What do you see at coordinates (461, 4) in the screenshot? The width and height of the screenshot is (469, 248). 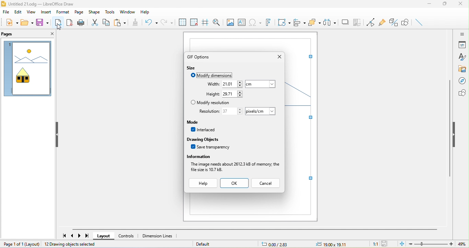 I see `close` at bounding box center [461, 4].